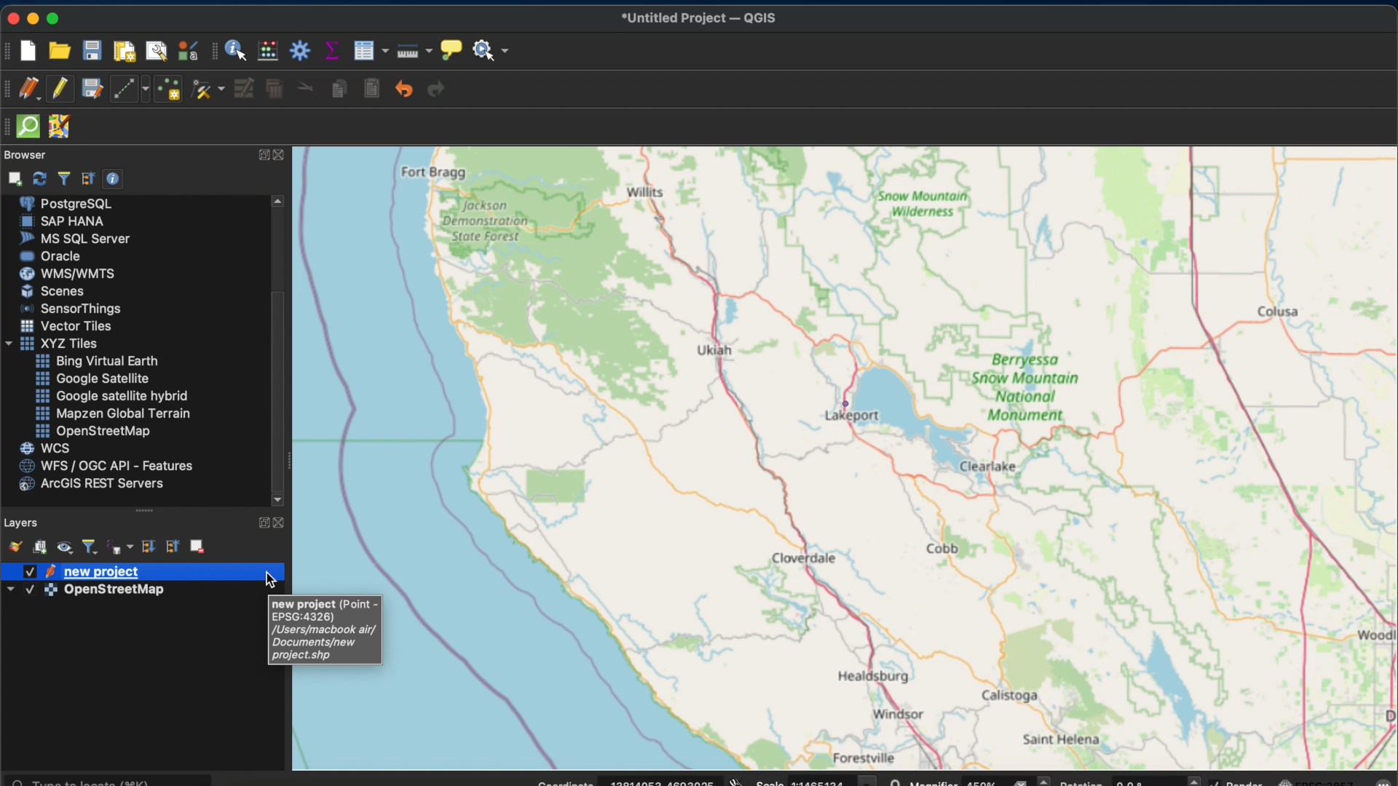 The image size is (1398, 786). I want to click on enable/ disable properties widget, so click(113, 178).